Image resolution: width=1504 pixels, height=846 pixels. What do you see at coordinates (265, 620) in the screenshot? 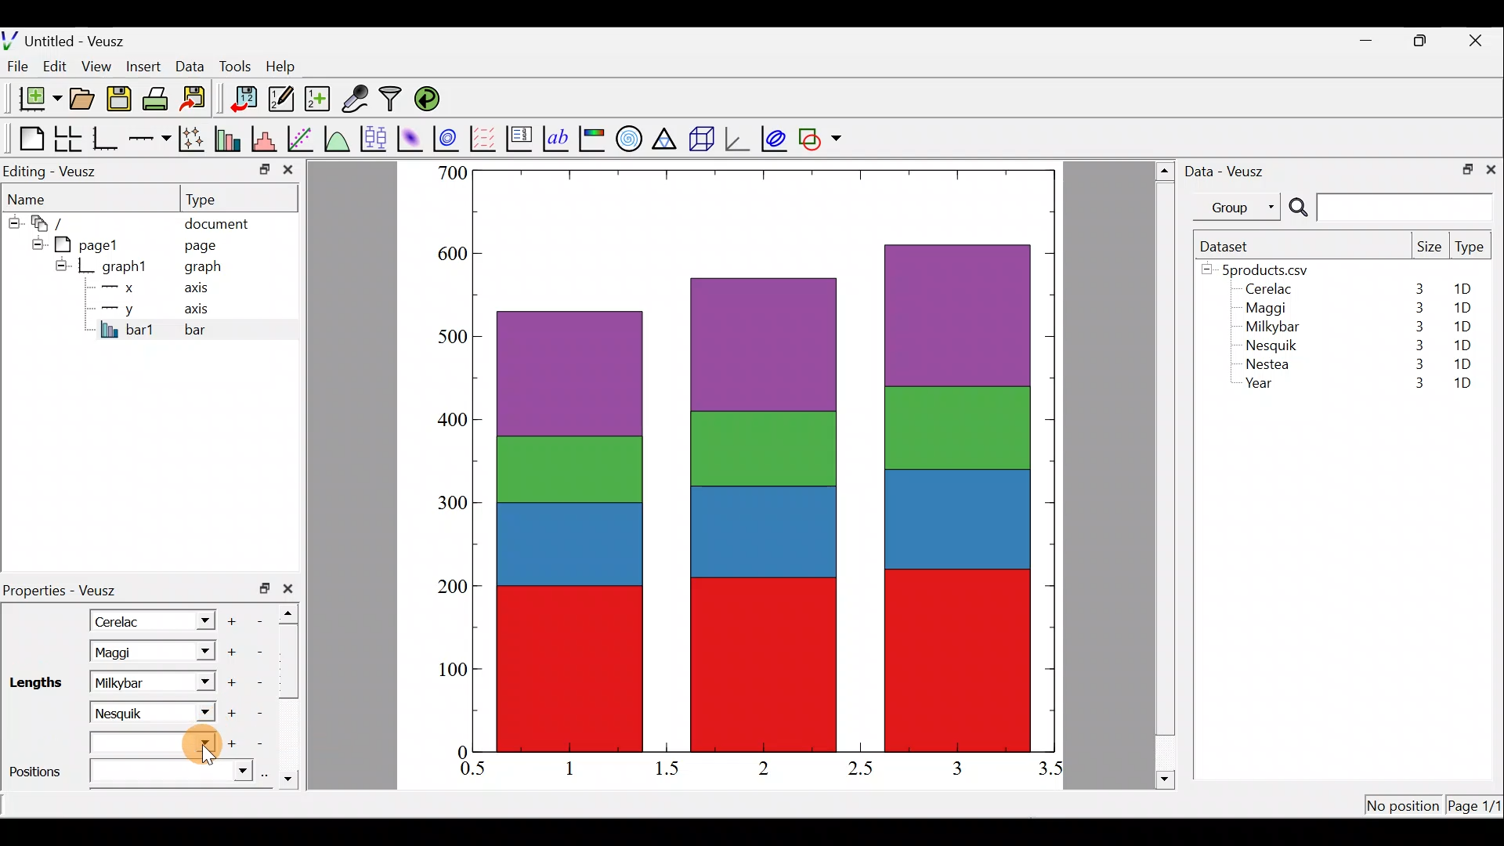
I see `Remove item` at bounding box center [265, 620].